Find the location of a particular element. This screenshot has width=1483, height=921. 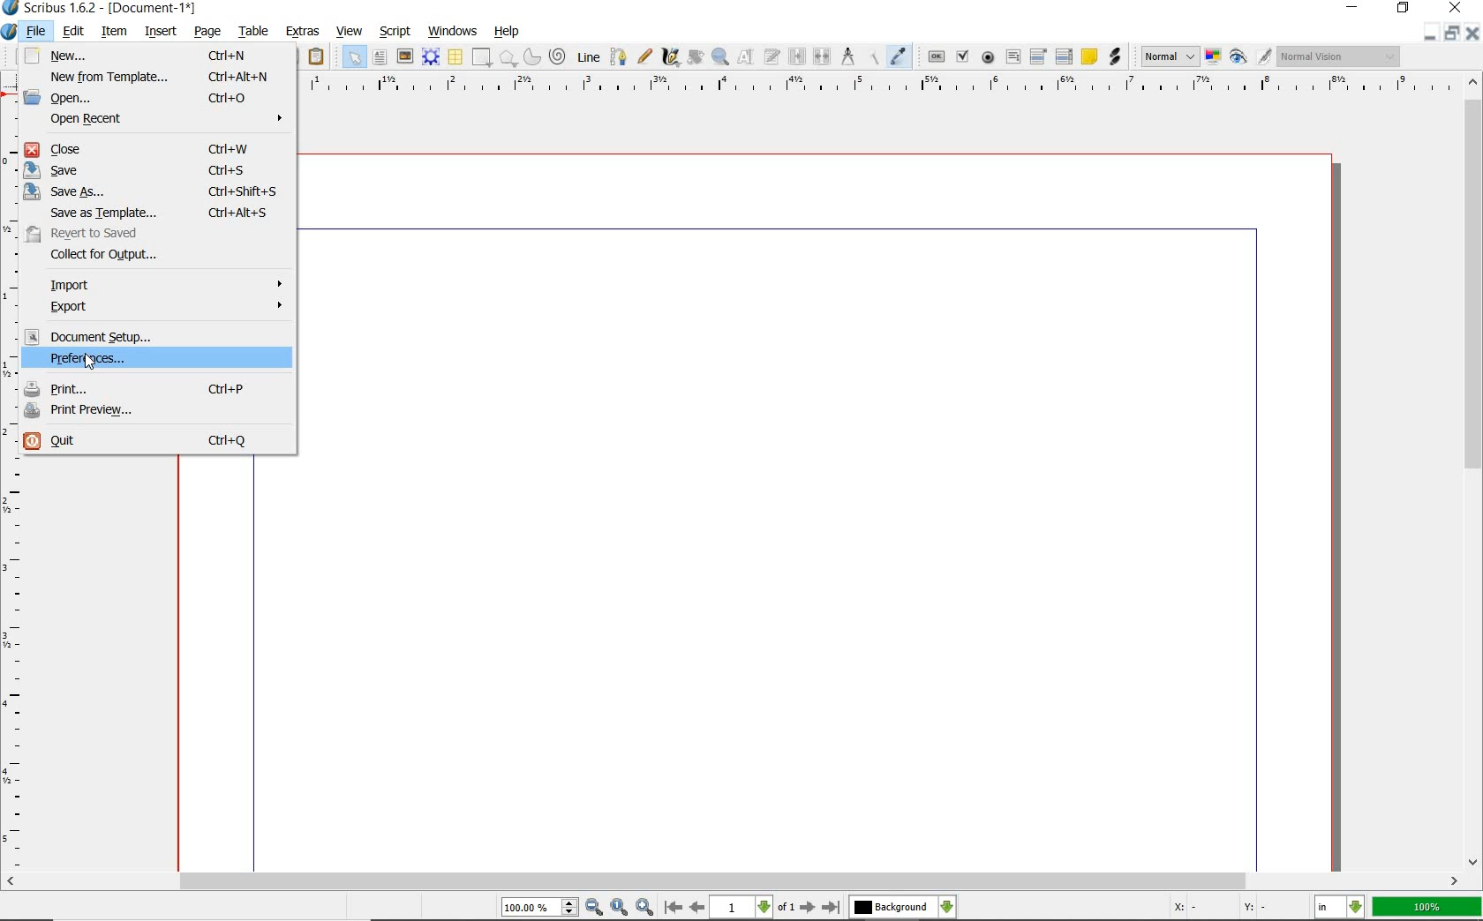

render frame is located at coordinates (430, 57).